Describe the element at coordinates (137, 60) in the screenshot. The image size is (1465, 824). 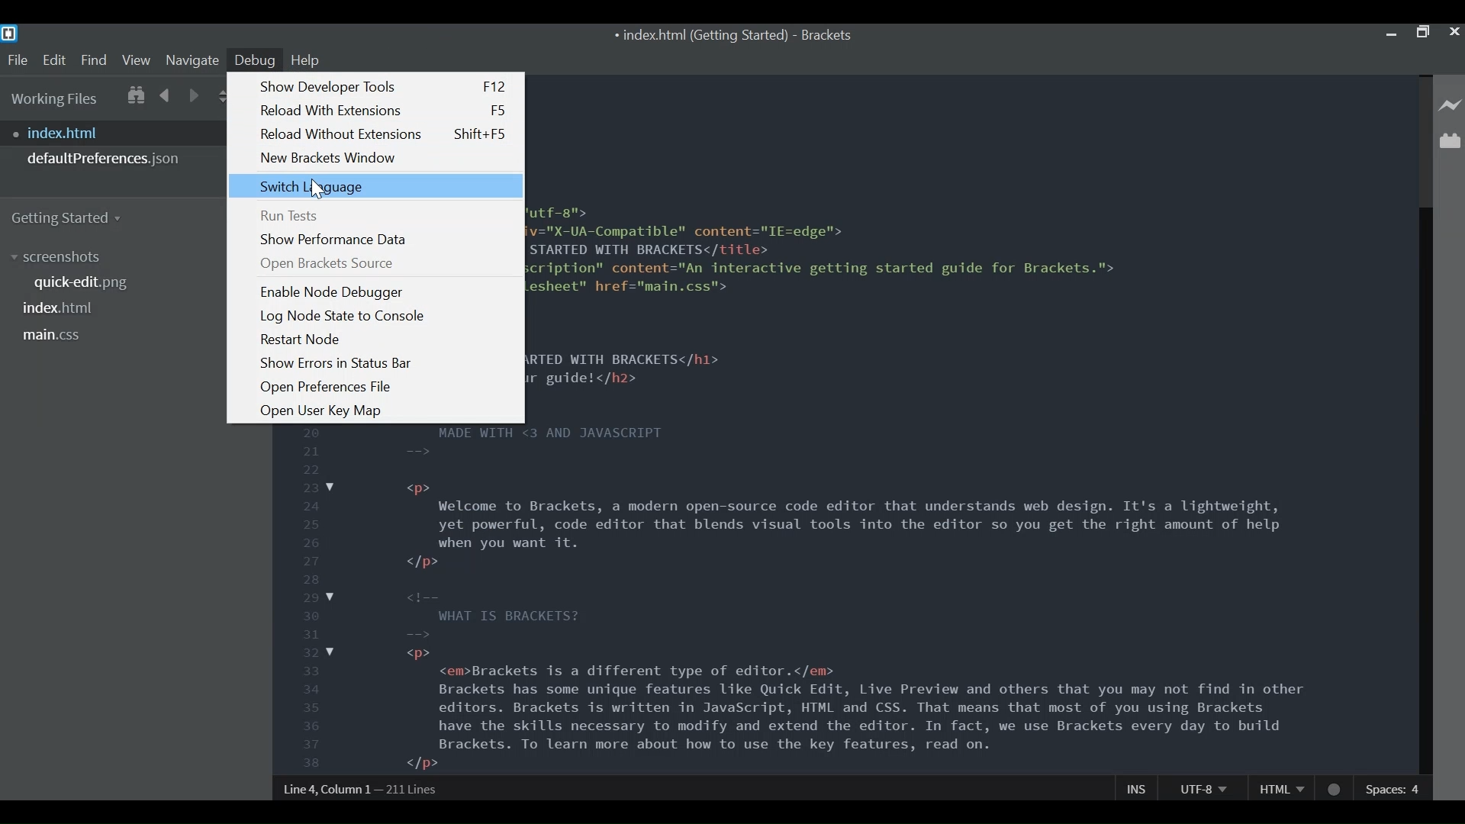
I see `View` at that location.